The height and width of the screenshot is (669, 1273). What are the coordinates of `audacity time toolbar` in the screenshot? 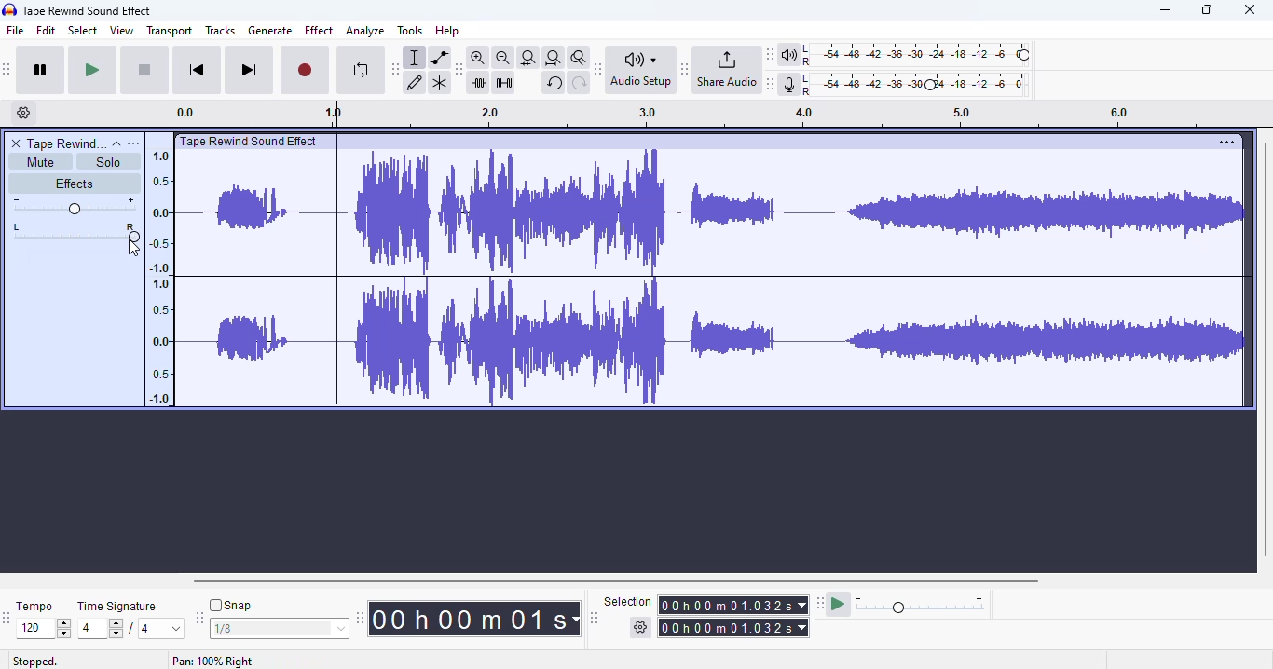 It's located at (360, 618).